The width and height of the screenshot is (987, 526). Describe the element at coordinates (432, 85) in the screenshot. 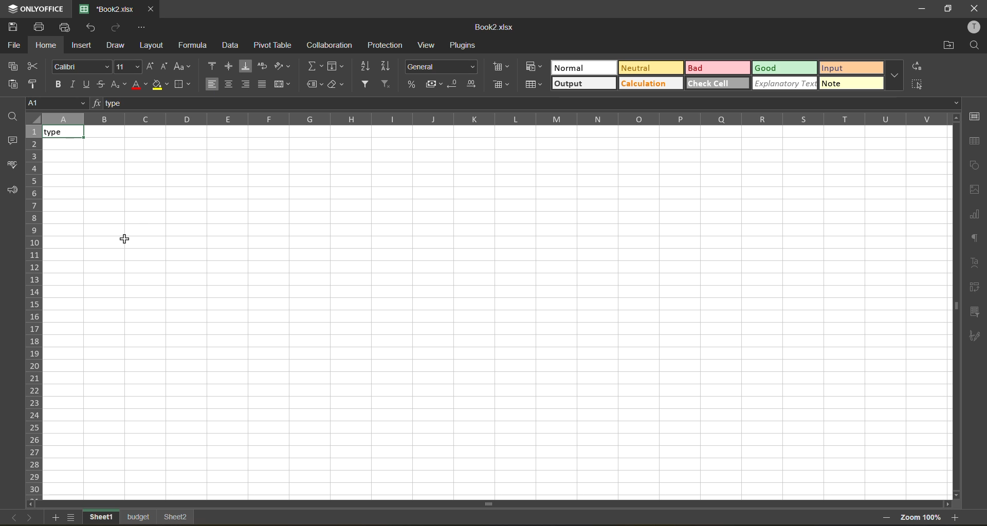

I see `accounting` at that location.